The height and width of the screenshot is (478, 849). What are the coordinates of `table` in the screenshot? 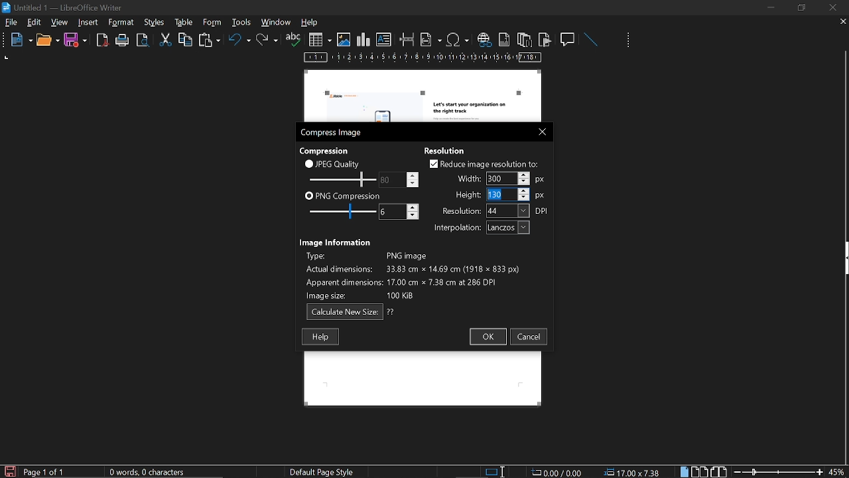 It's located at (212, 22).